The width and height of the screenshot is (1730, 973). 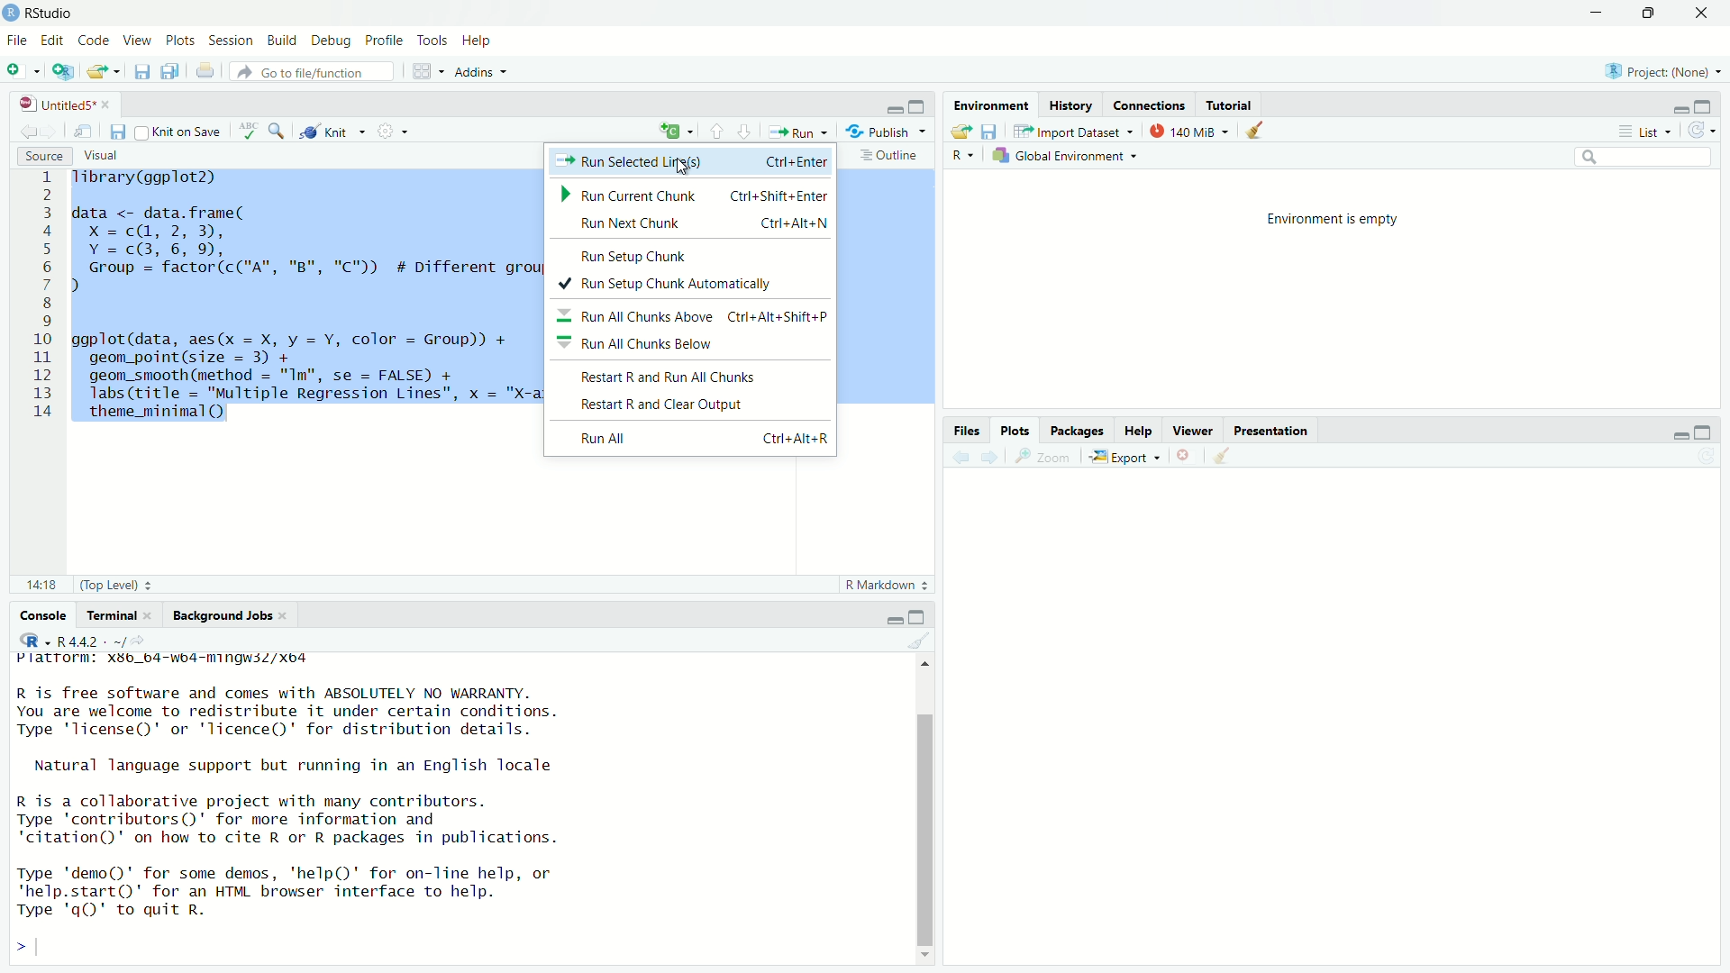 I want to click on ‘Go to file/function, so click(x=308, y=72).